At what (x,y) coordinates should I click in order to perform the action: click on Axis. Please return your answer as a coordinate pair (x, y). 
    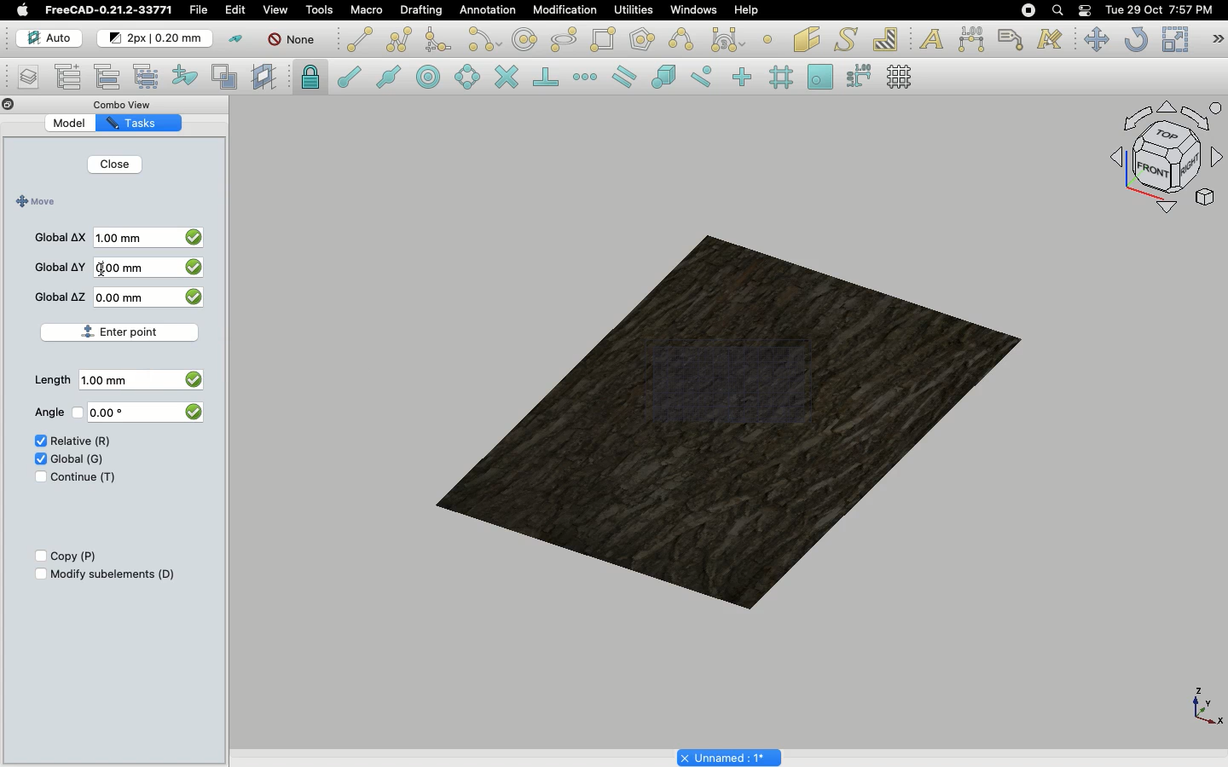
    Looking at the image, I should click on (1203, 705).